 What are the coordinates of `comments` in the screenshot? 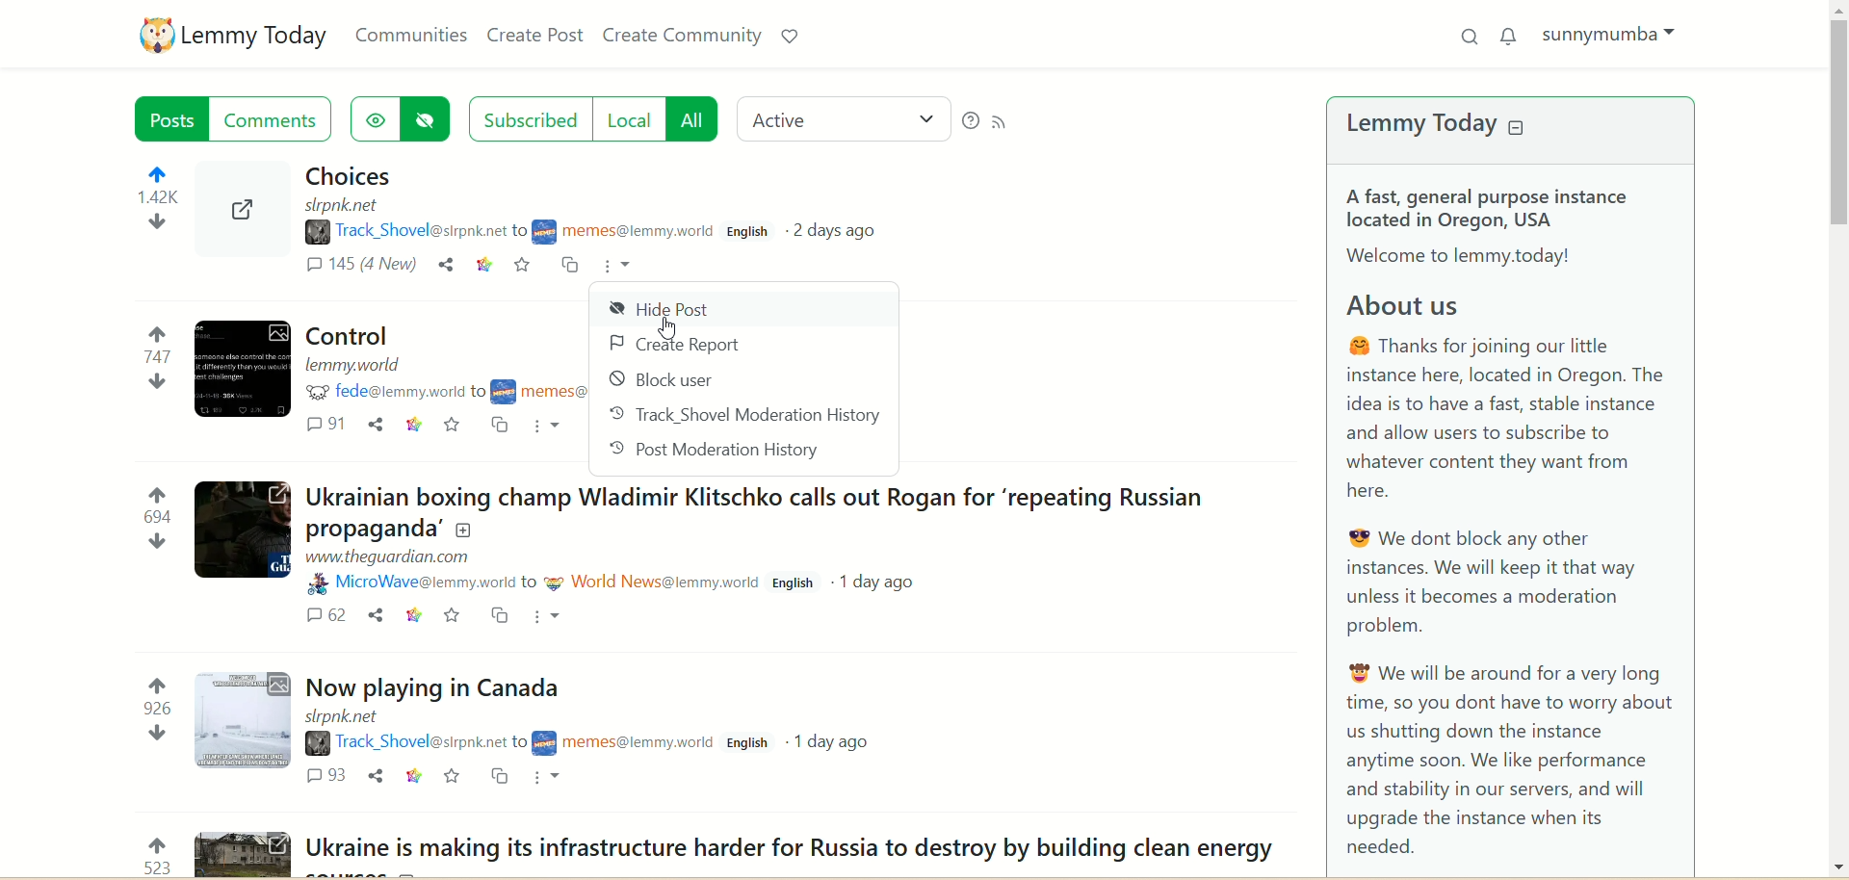 It's located at (363, 271).